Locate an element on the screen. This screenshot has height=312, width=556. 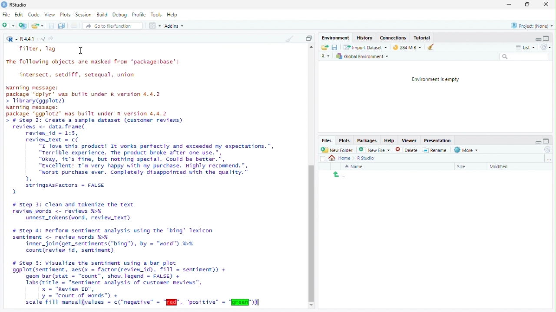
Workspace pane is located at coordinates (154, 26).